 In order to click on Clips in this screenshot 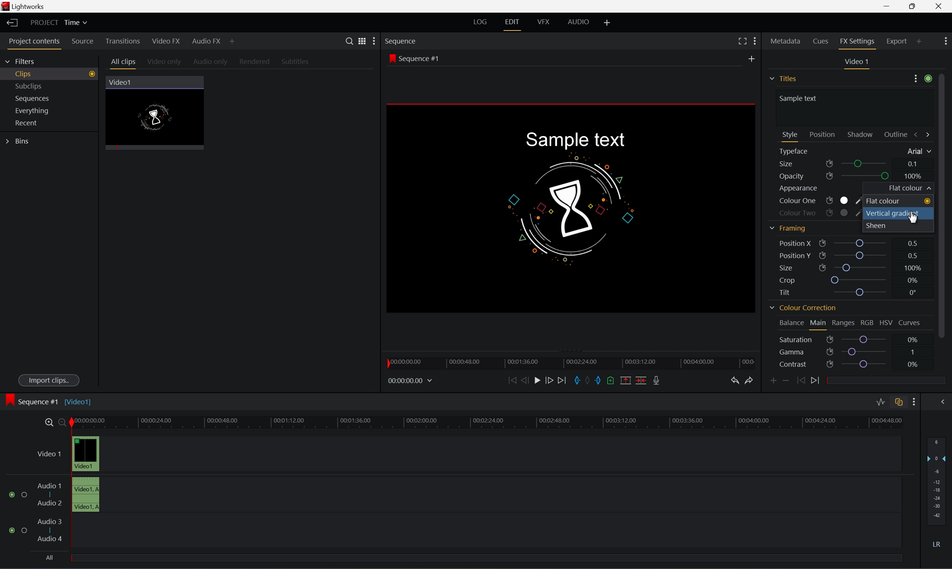, I will do `click(53, 73)`.